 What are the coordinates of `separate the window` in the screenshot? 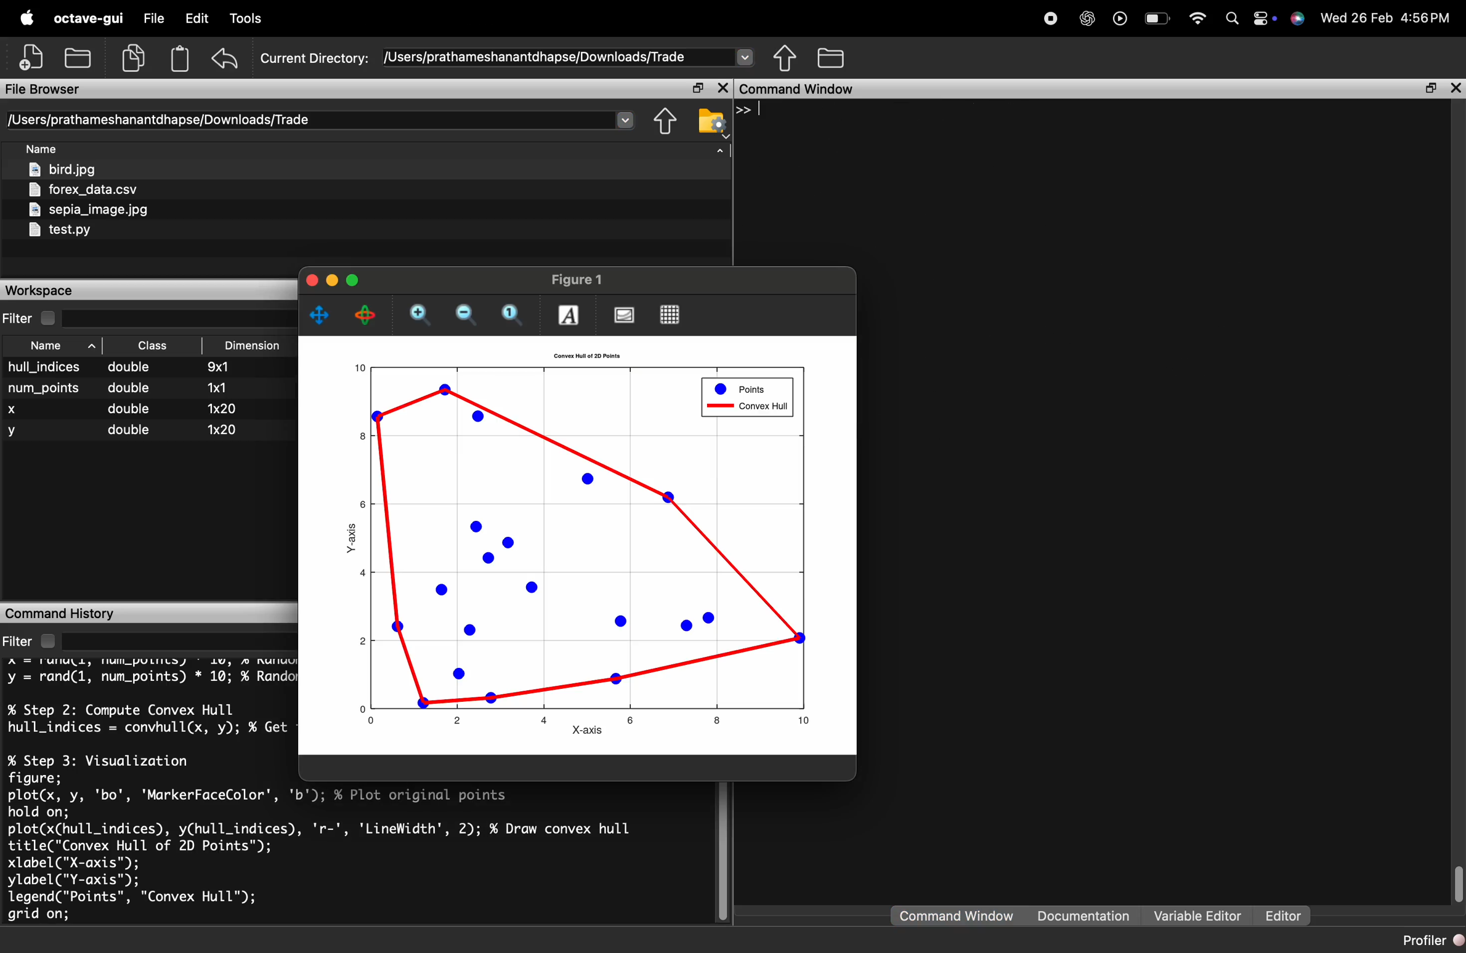 It's located at (697, 88).